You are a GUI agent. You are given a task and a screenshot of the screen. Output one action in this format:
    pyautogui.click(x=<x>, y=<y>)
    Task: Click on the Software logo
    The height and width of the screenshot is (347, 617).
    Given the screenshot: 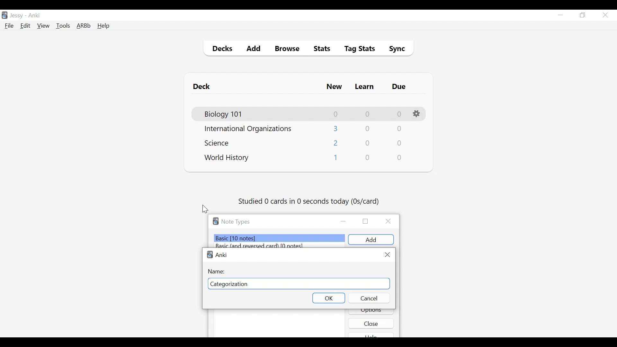 What is the action you would take?
    pyautogui.click(x=216, y=221)
    